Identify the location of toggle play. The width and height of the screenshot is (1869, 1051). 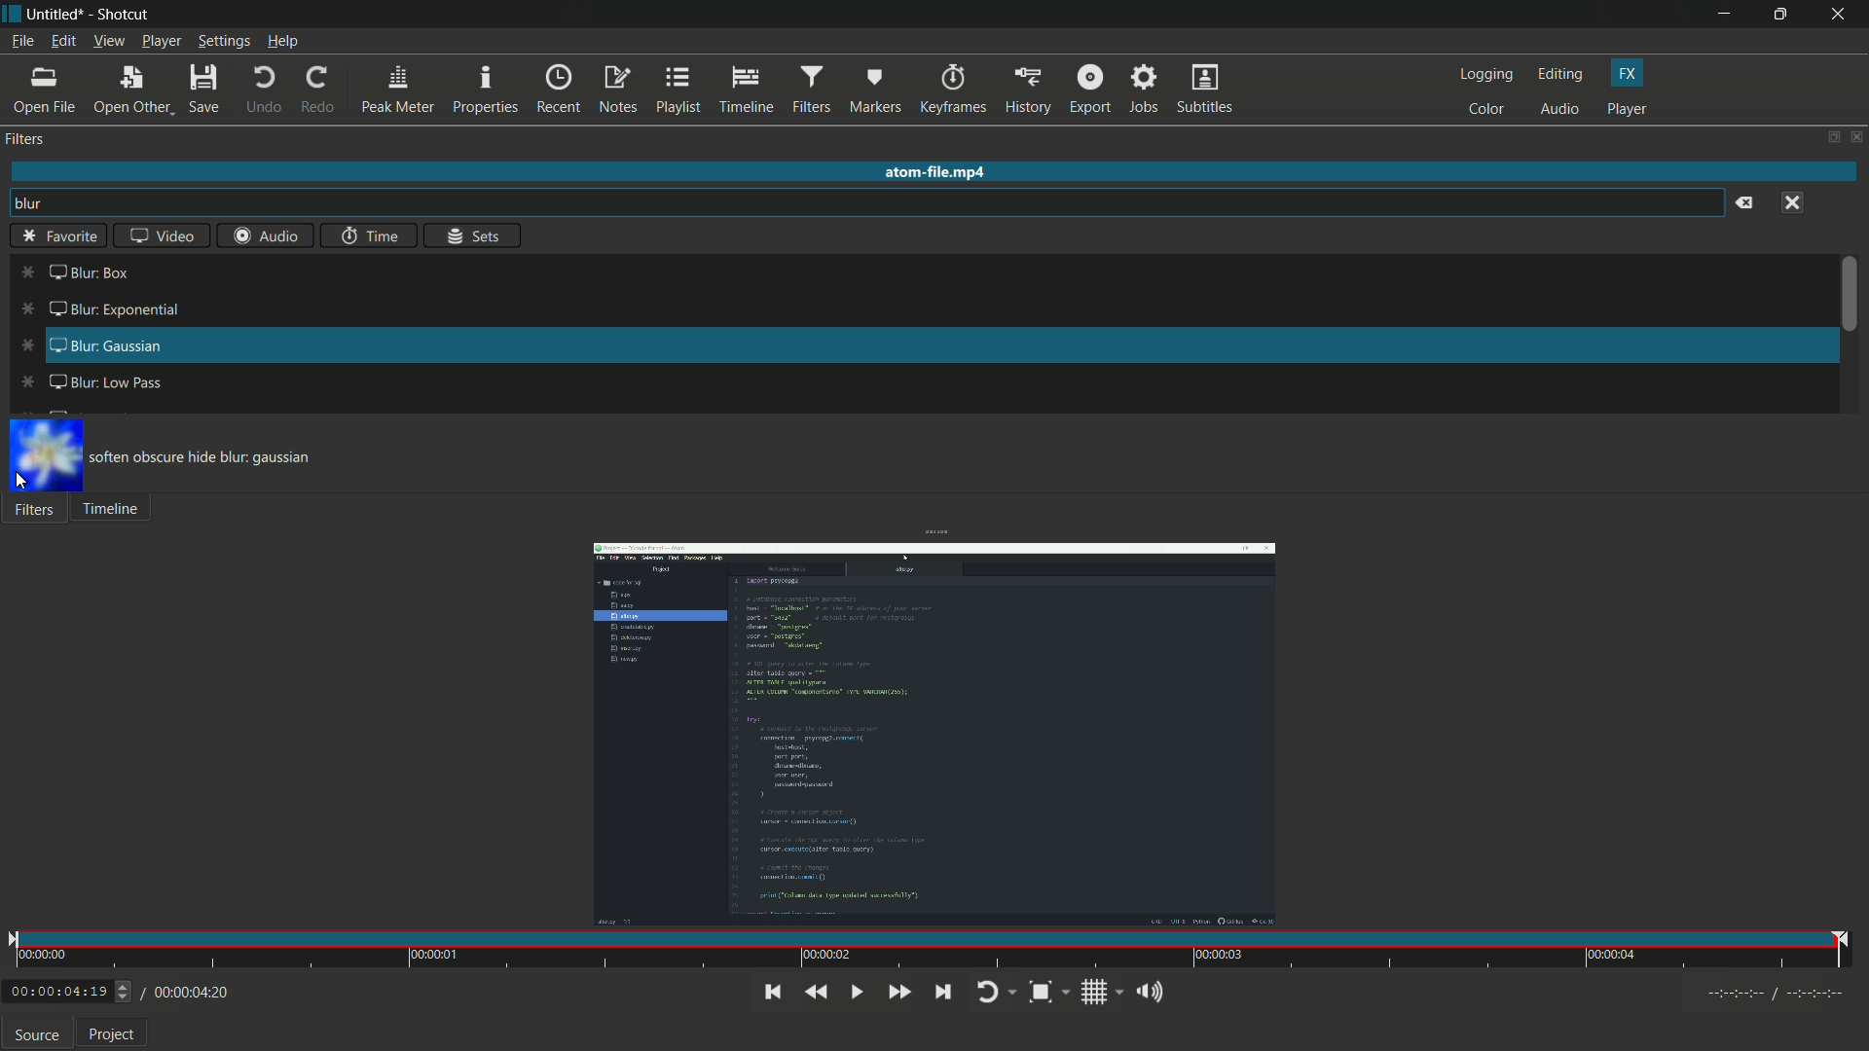
(854, 992).